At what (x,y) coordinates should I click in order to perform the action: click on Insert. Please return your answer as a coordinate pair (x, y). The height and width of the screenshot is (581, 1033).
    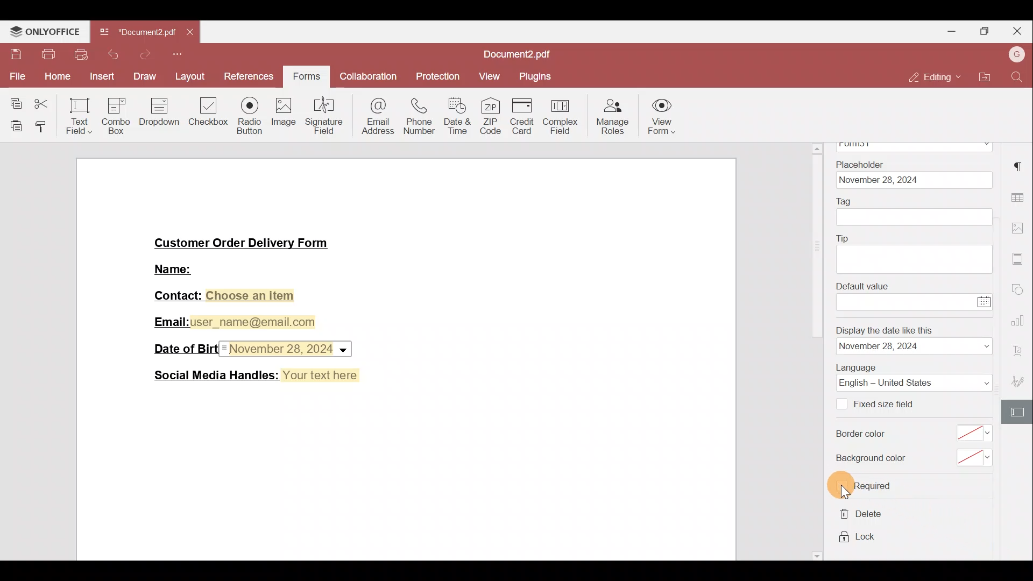
    Looking at the image, I should click on (101, 76).